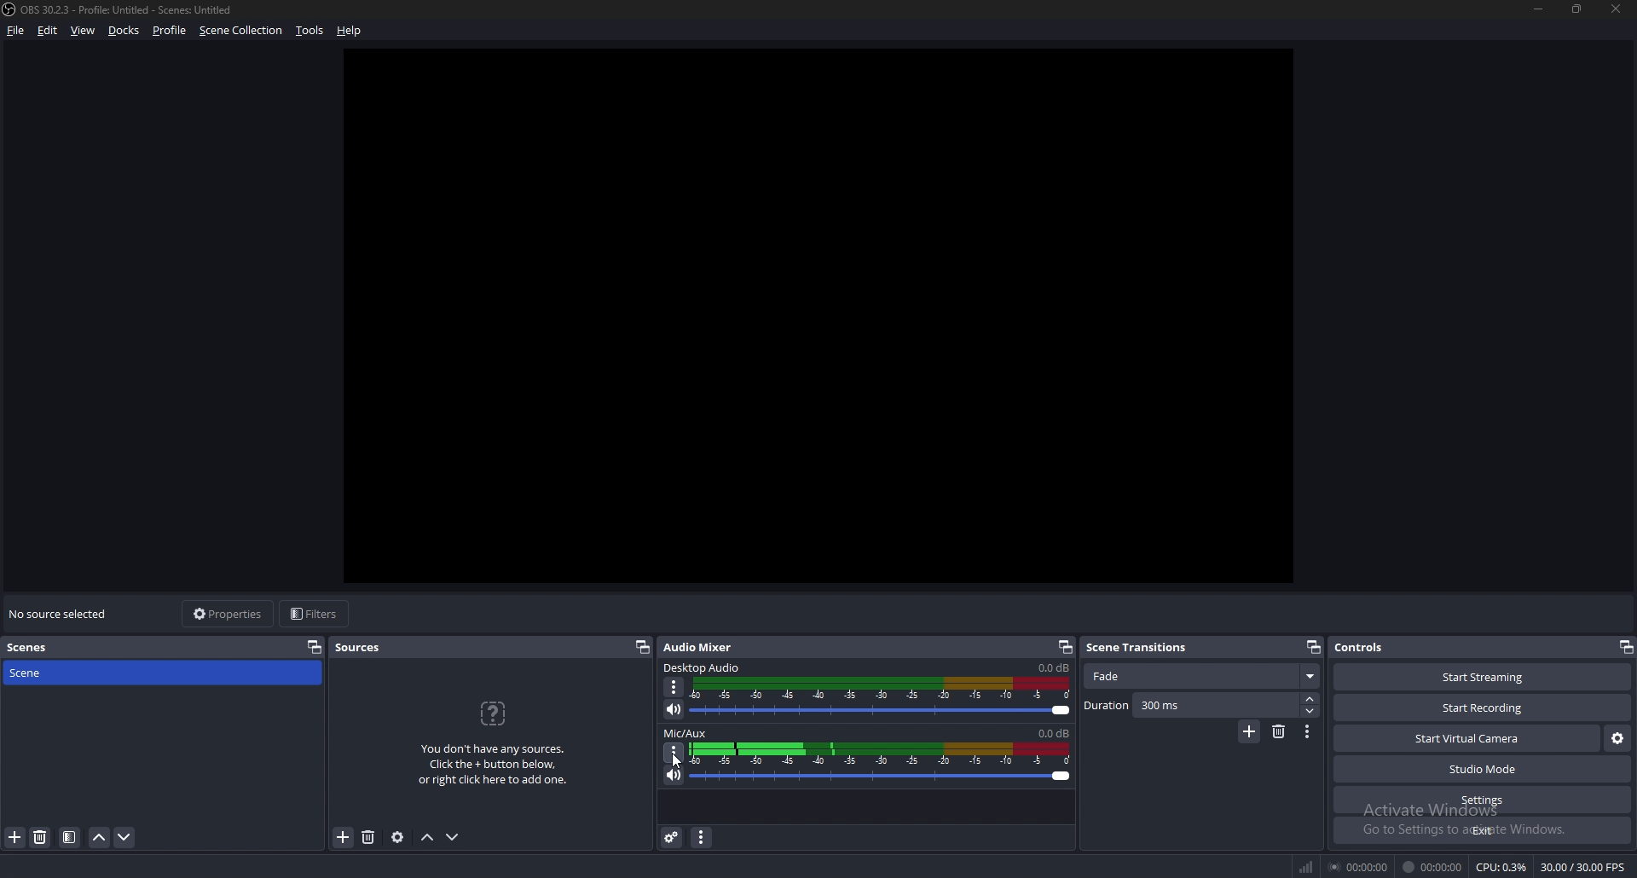 The image size is (1637, 878). What do you see at coordinates (1586, 867) in the screenshot?
I see `30.00/30.00 FPS` at bounding box center [1586, 867].